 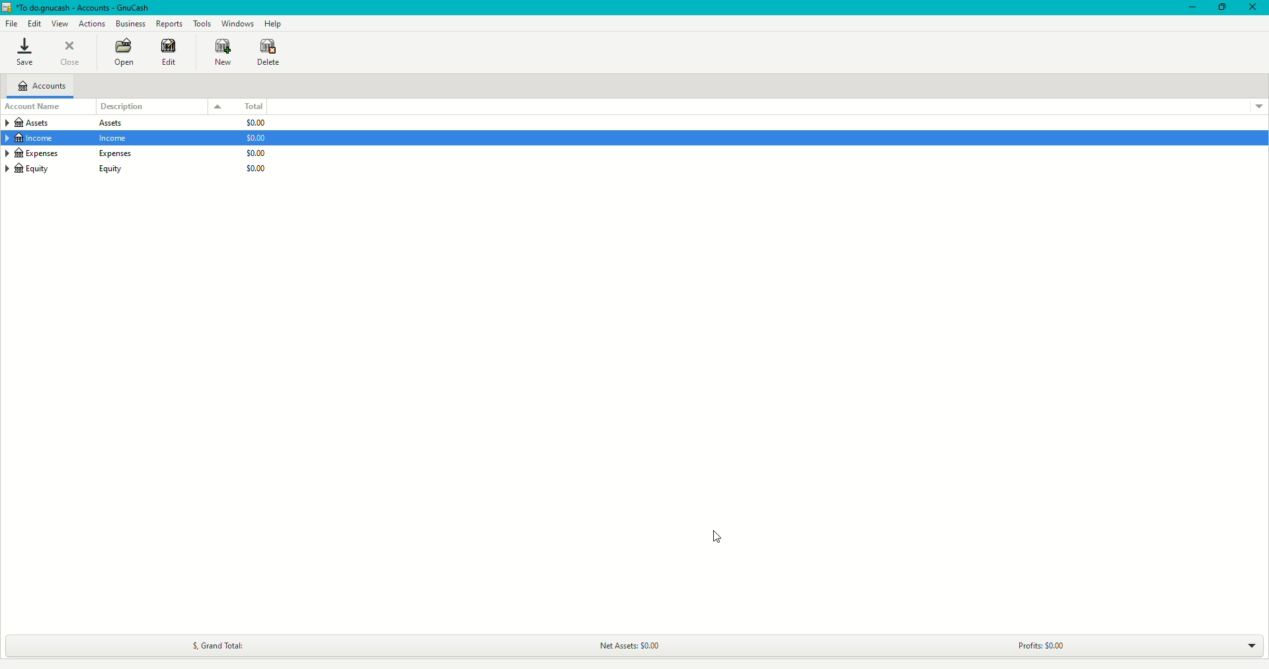 I want to click on Drop down, so click(x=217, y=106).